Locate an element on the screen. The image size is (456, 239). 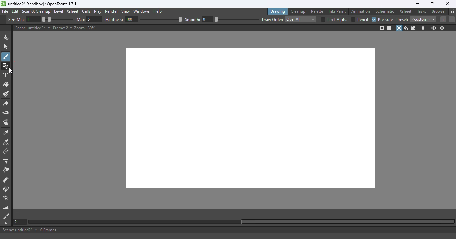
Tape tool is located at coordinates (7, 113).